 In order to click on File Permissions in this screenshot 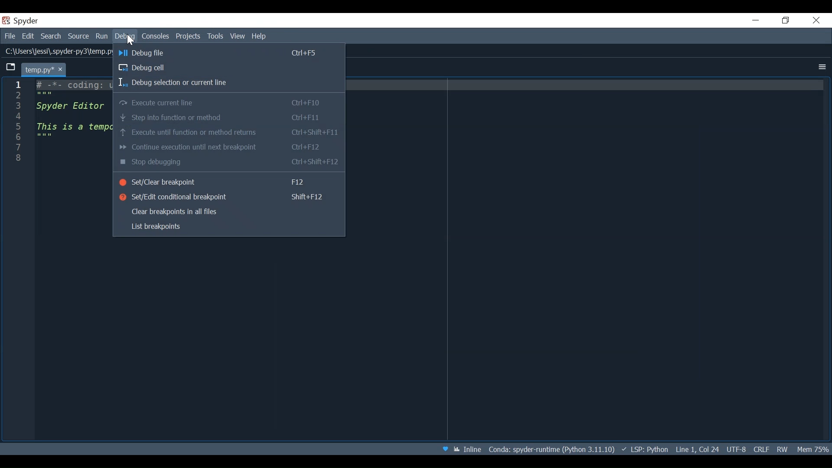, I will do `click(782, 449)`.